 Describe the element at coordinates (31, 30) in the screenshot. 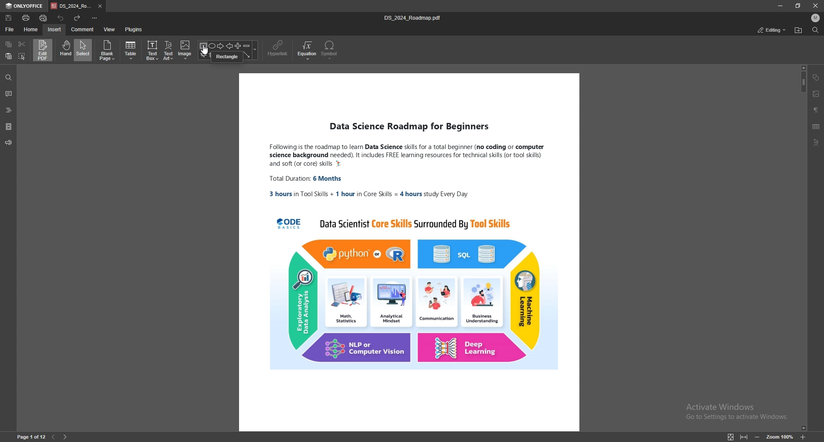

I see `home` at that location.